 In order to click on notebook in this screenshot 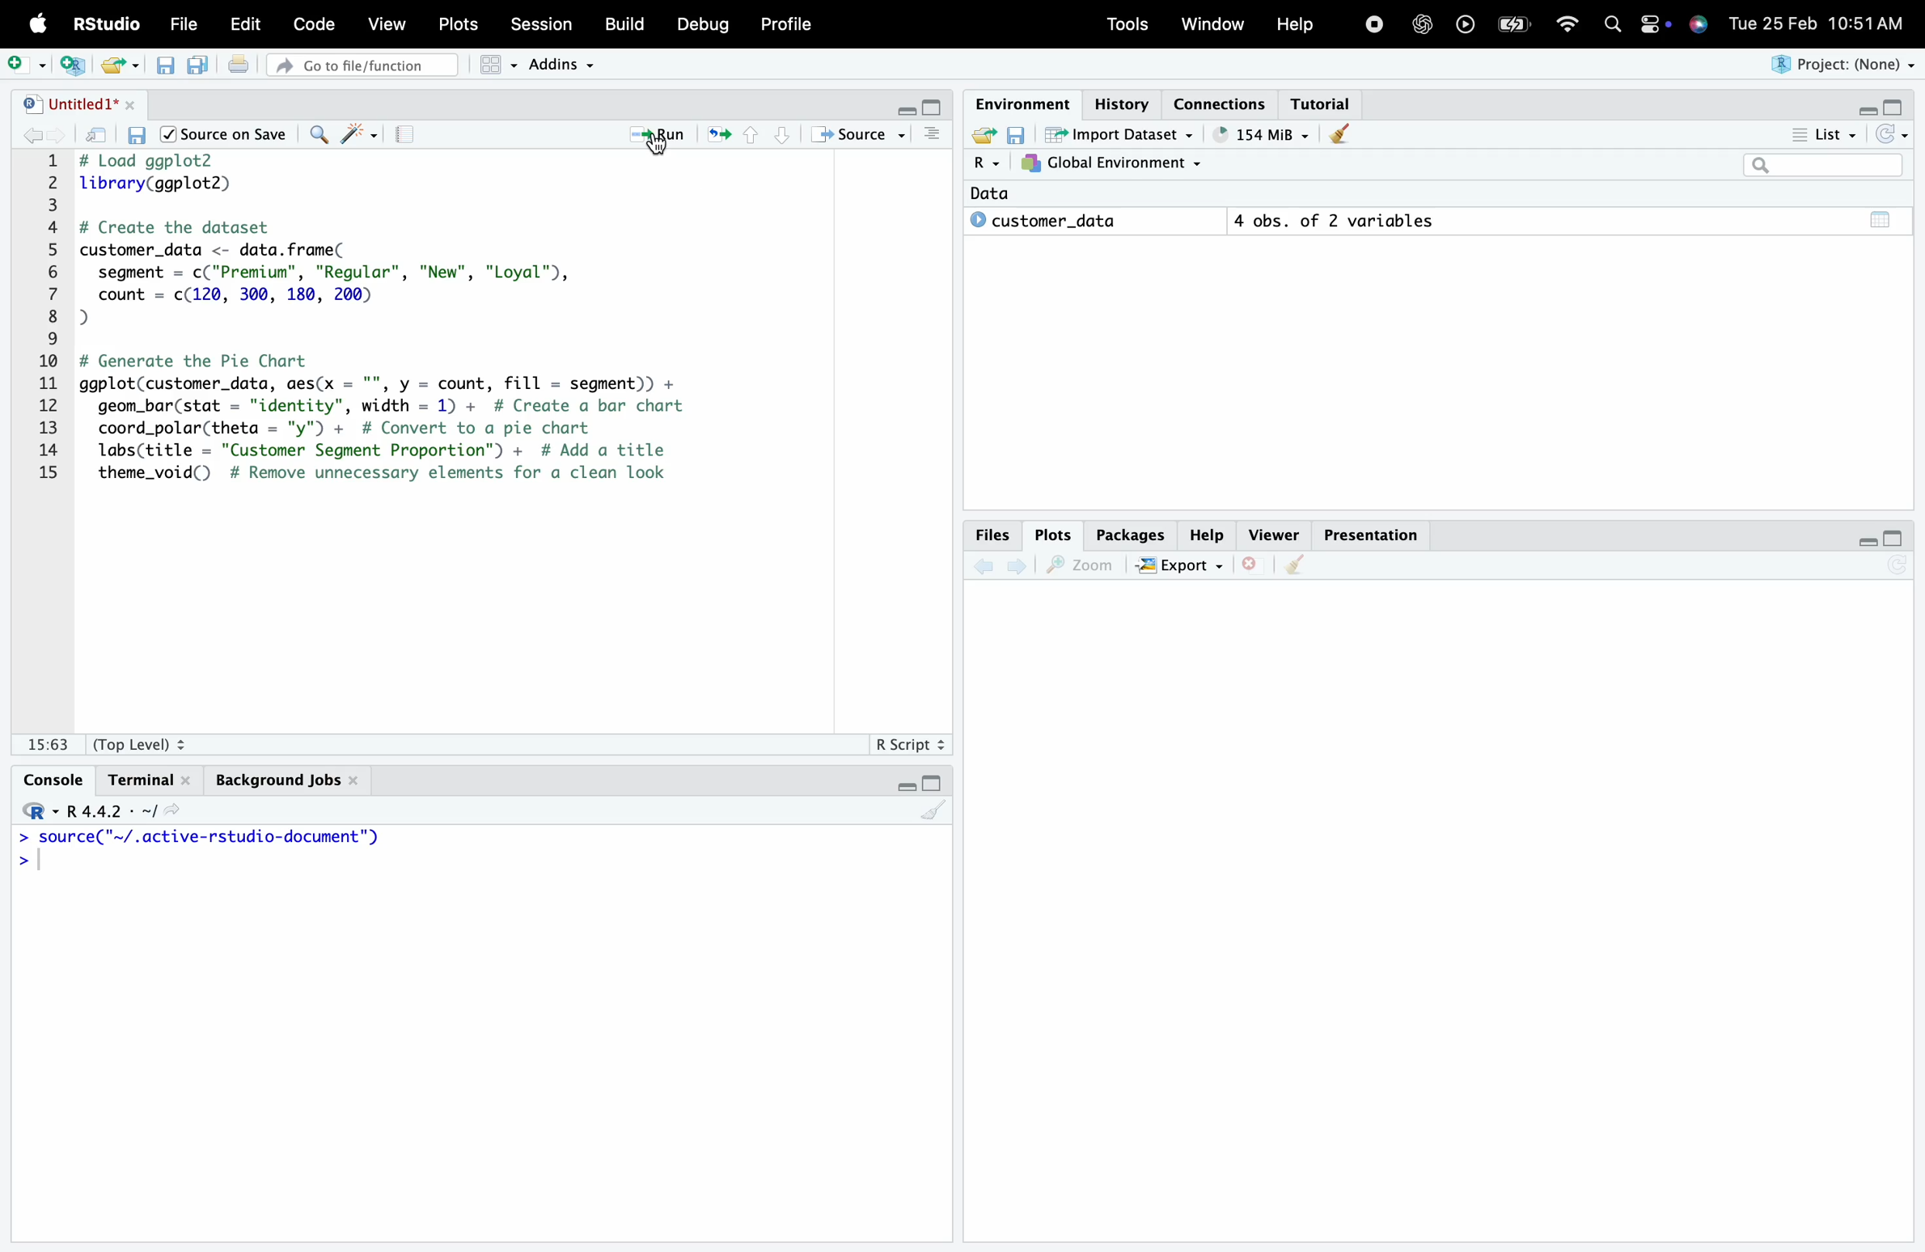, I will do `click(412, 137)`.